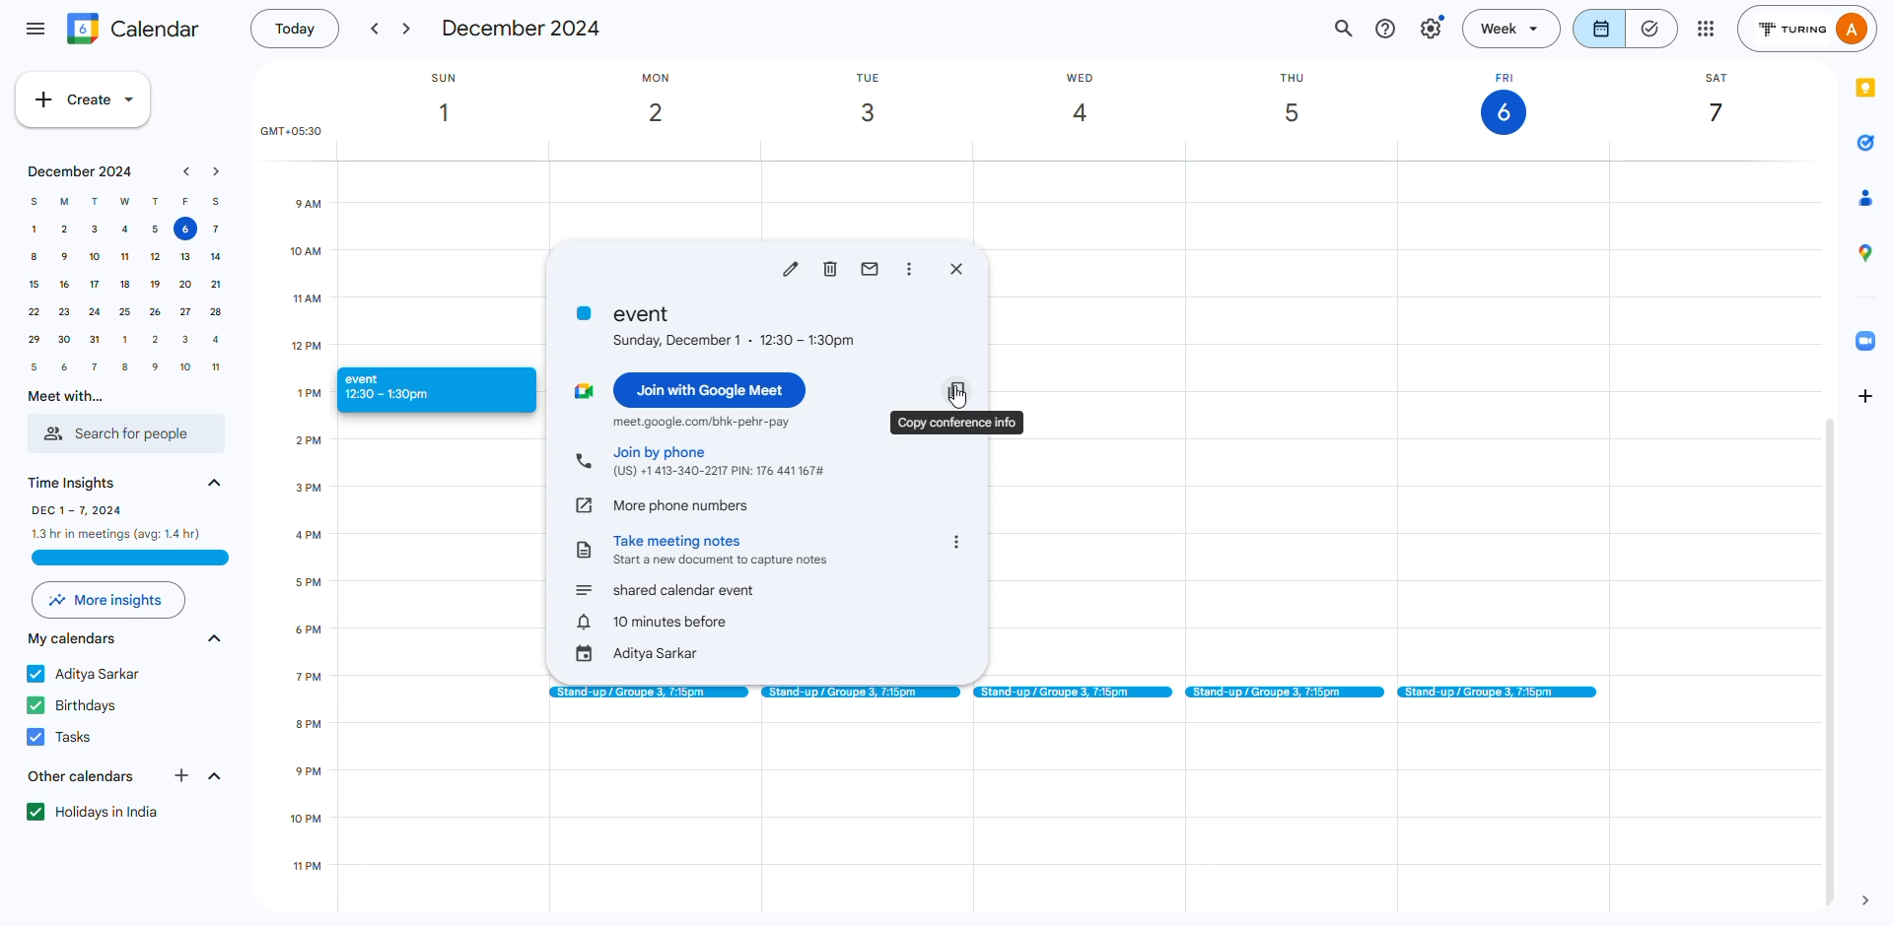 This screenshot has width=1893, height=926. What do you see at coordinates (956, 543) in the screenshot?
I see `more` at bounding box center [956, 543].